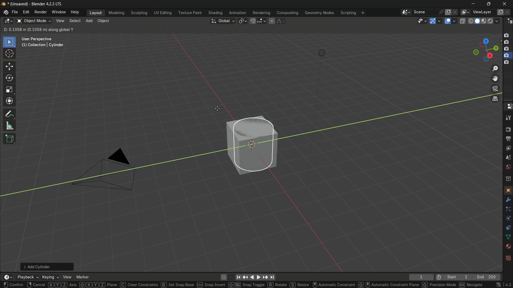 Image resolution: width=513 pixels, height=288 pixels. What do you see at coordinates (508, 35) in the screenshot?
I see `capture` at bounding box center [508, 35].